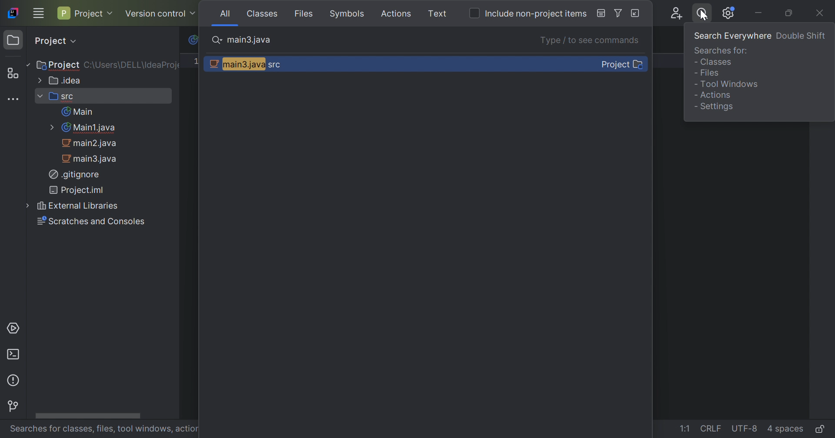  I want to click on Project, so click(57, 65).